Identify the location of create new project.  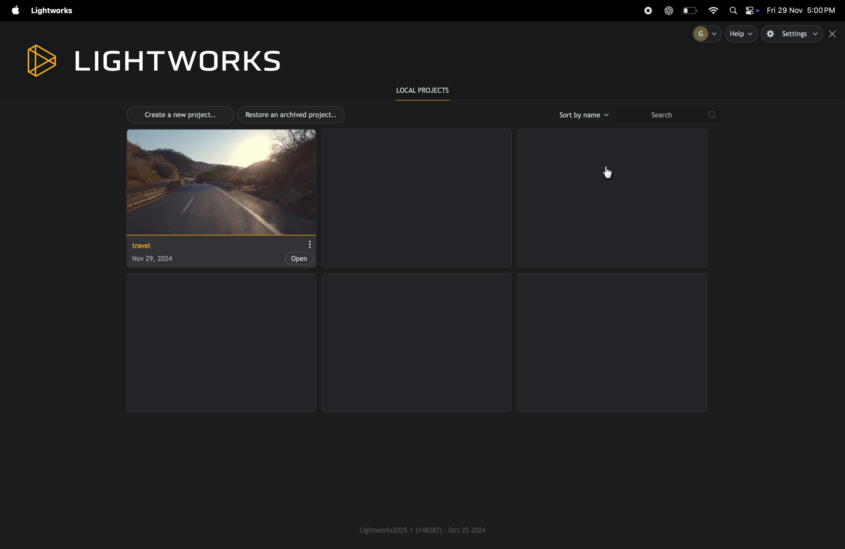
(176, 114).